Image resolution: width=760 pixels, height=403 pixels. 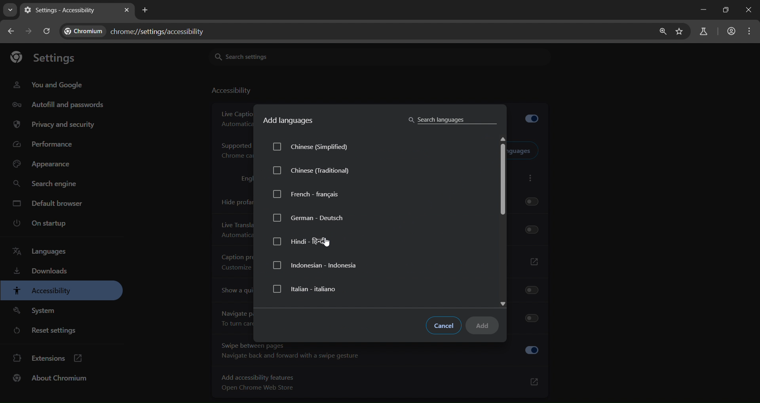 I want to click on search tabs, so click(x=11, y=9).